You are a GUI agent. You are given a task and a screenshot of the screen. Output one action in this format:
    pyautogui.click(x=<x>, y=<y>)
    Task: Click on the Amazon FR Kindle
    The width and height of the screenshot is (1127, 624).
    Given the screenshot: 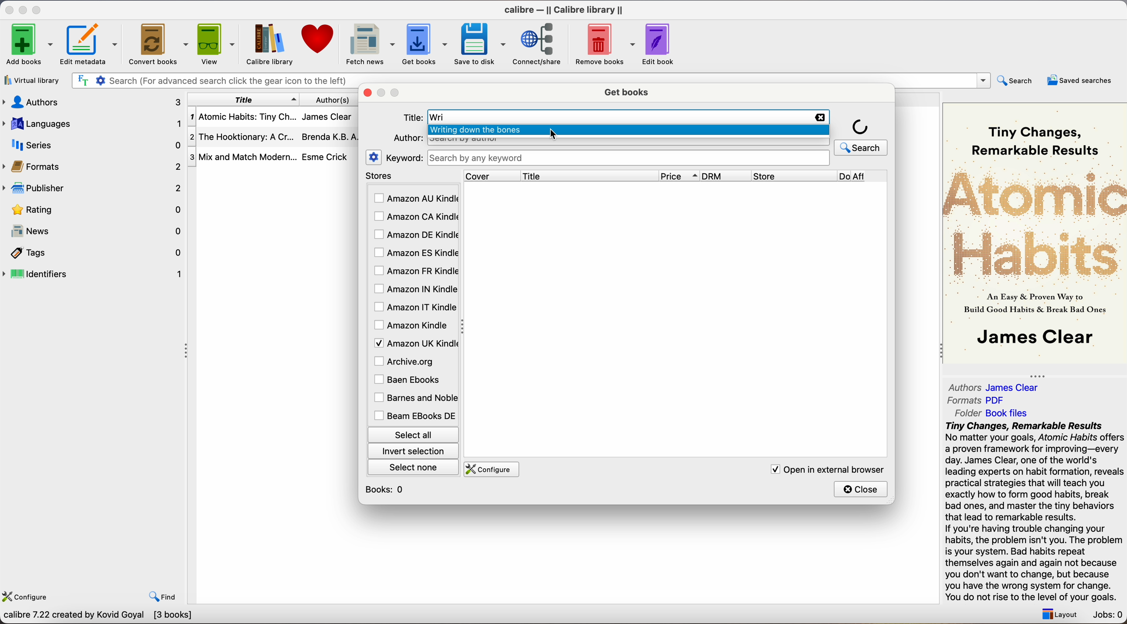 What is the action you would take?
    pyautogui.click(x=415, y=270)
    